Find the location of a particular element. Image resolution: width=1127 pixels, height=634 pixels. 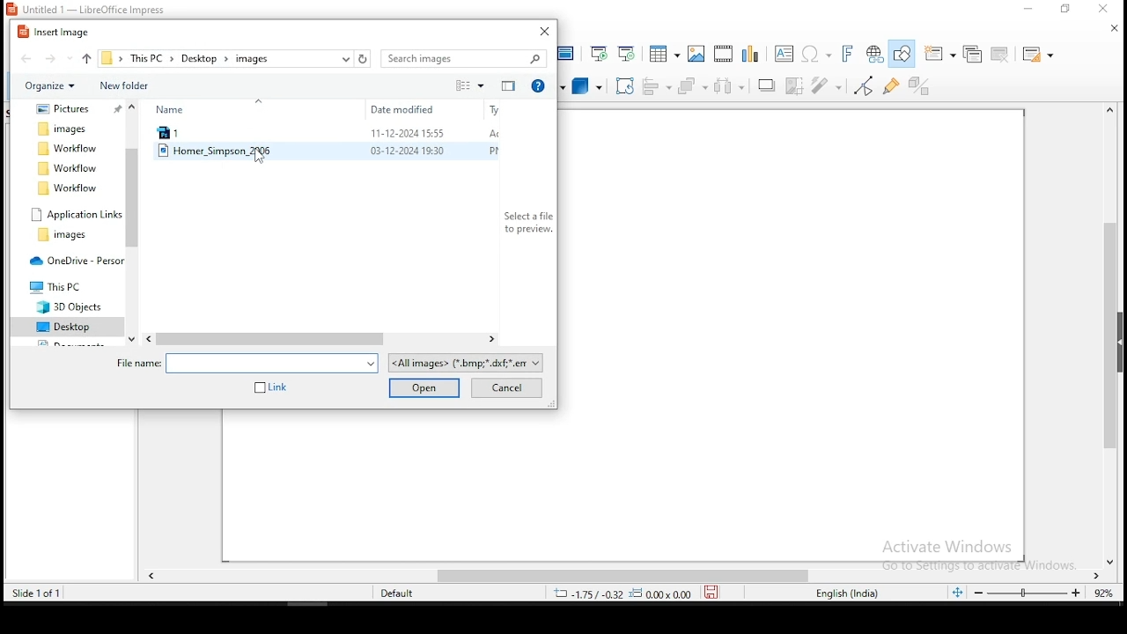

distribute is located at coordinates (726, 86).